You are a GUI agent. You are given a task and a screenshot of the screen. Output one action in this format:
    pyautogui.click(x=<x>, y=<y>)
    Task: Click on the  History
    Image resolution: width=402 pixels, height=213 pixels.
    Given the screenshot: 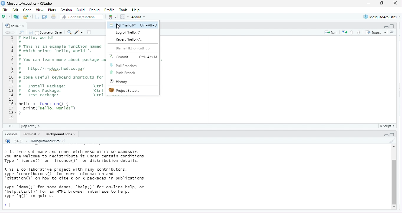 What is the action you would take?
    pyautogui.click(x=121, y=82)
    